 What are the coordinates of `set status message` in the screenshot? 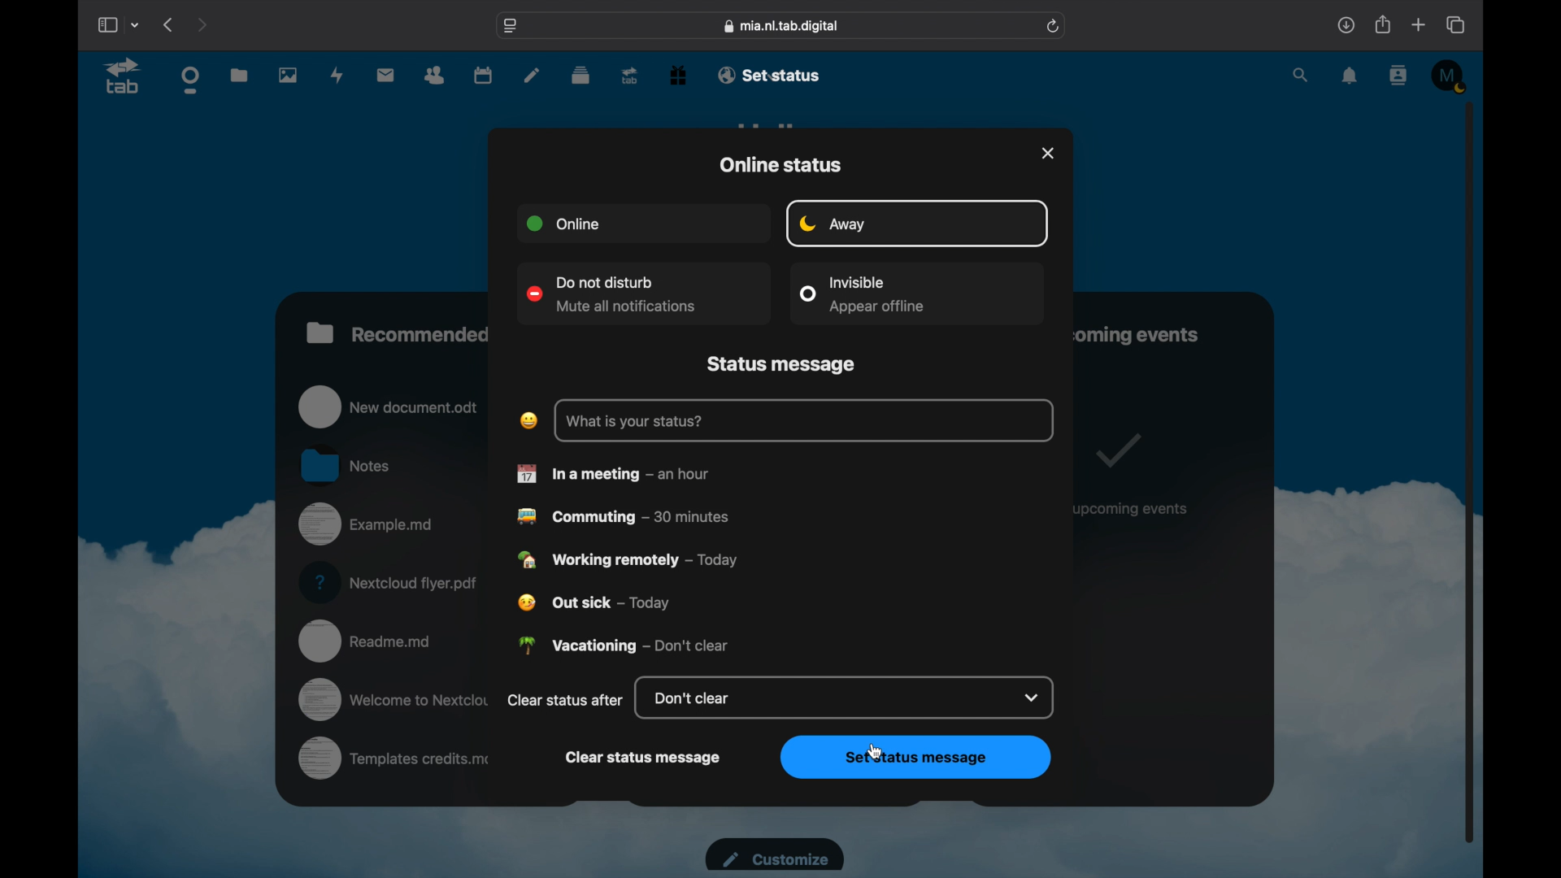 It's located at (917, 758).